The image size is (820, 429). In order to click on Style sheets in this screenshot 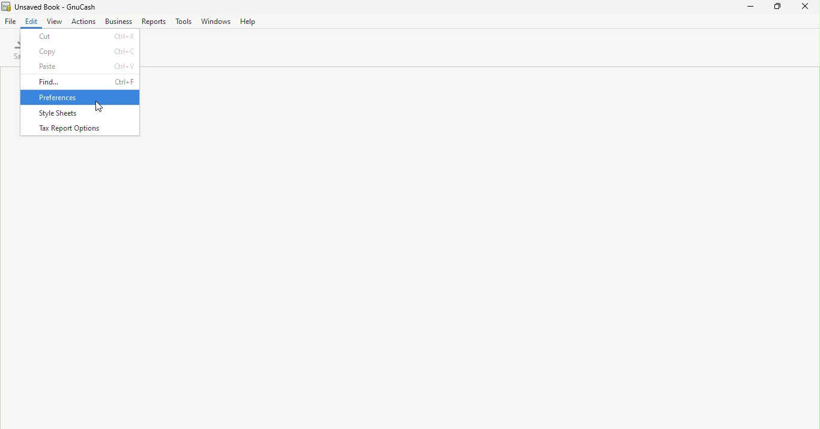, I will do `click(81, 111)`.